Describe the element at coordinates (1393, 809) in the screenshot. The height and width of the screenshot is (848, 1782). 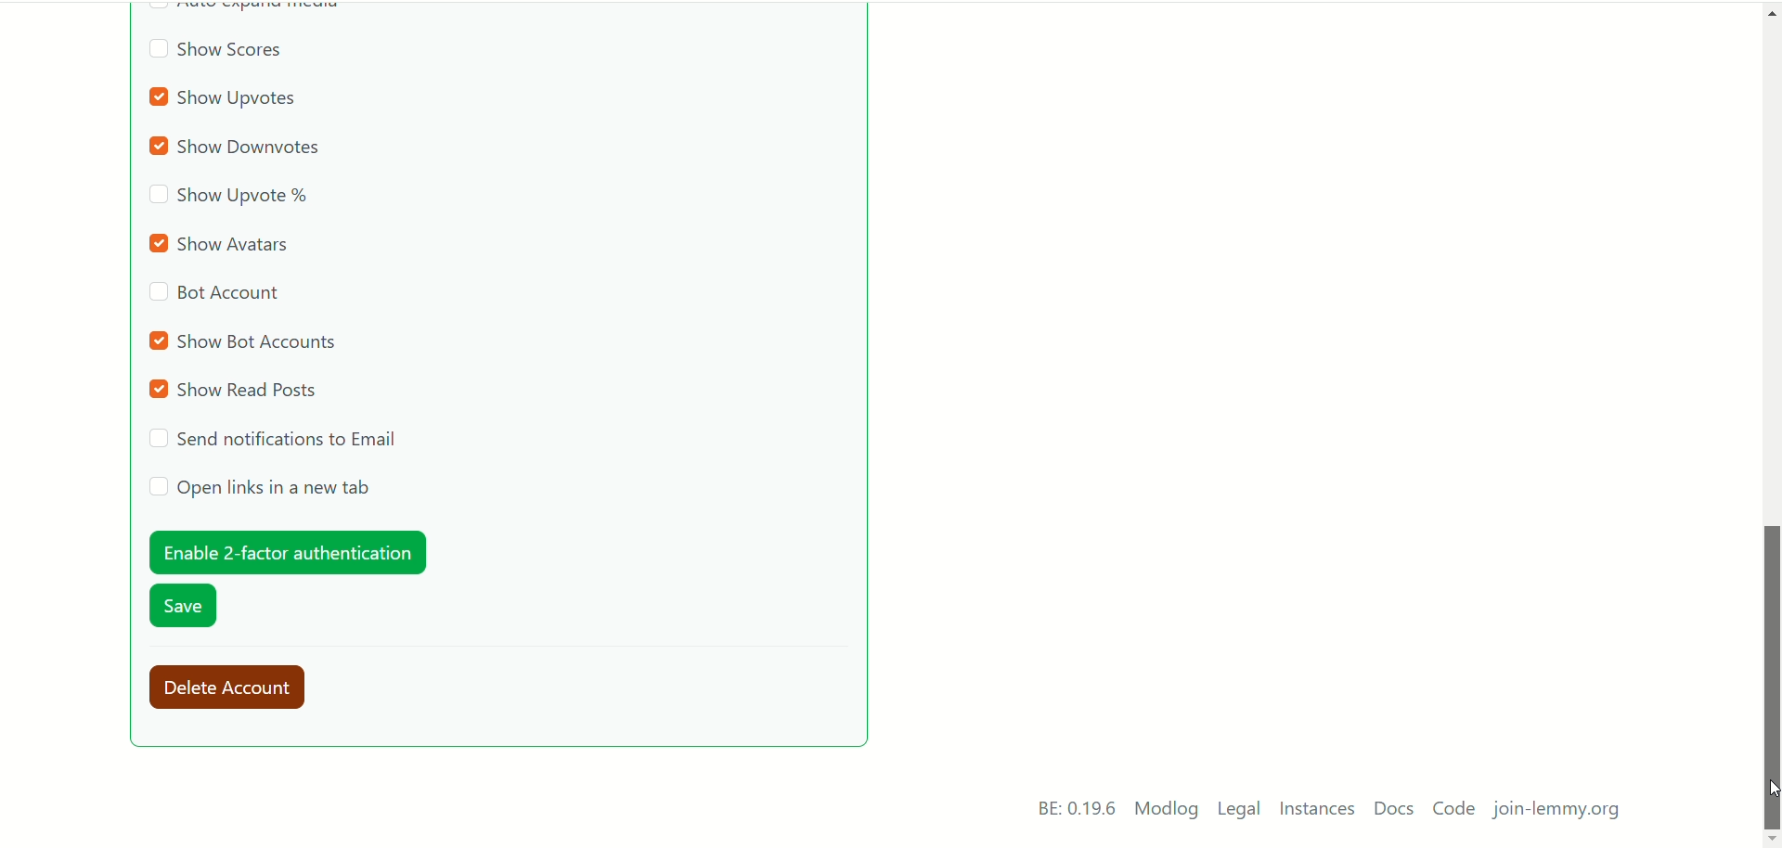
I see `docs` at that location.